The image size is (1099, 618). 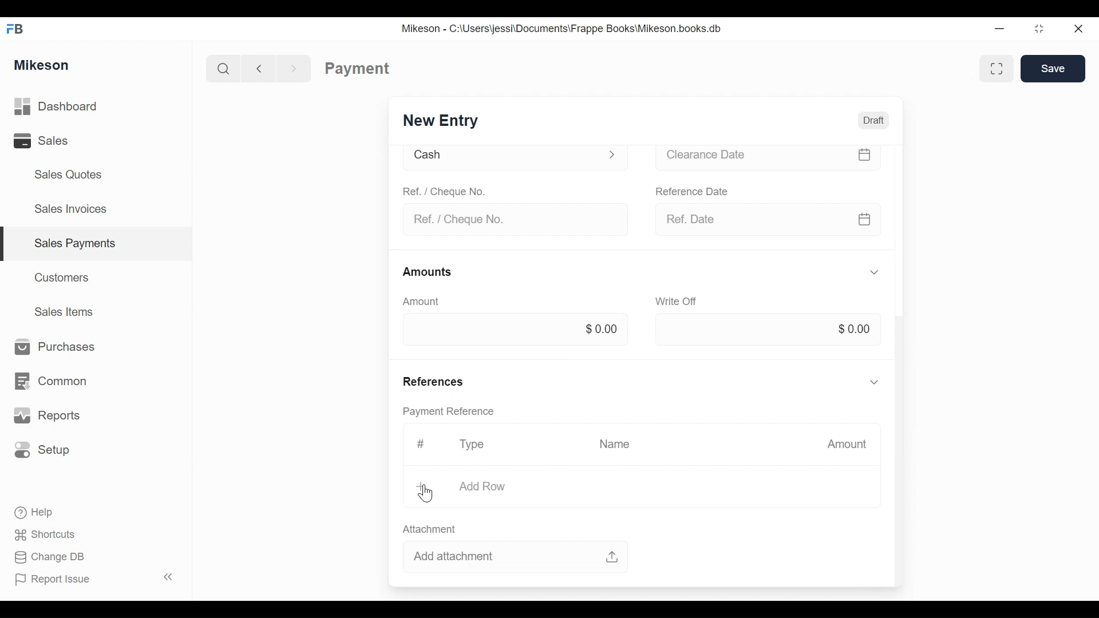 I want to click on Maximize, so click(x=1037, y=30).